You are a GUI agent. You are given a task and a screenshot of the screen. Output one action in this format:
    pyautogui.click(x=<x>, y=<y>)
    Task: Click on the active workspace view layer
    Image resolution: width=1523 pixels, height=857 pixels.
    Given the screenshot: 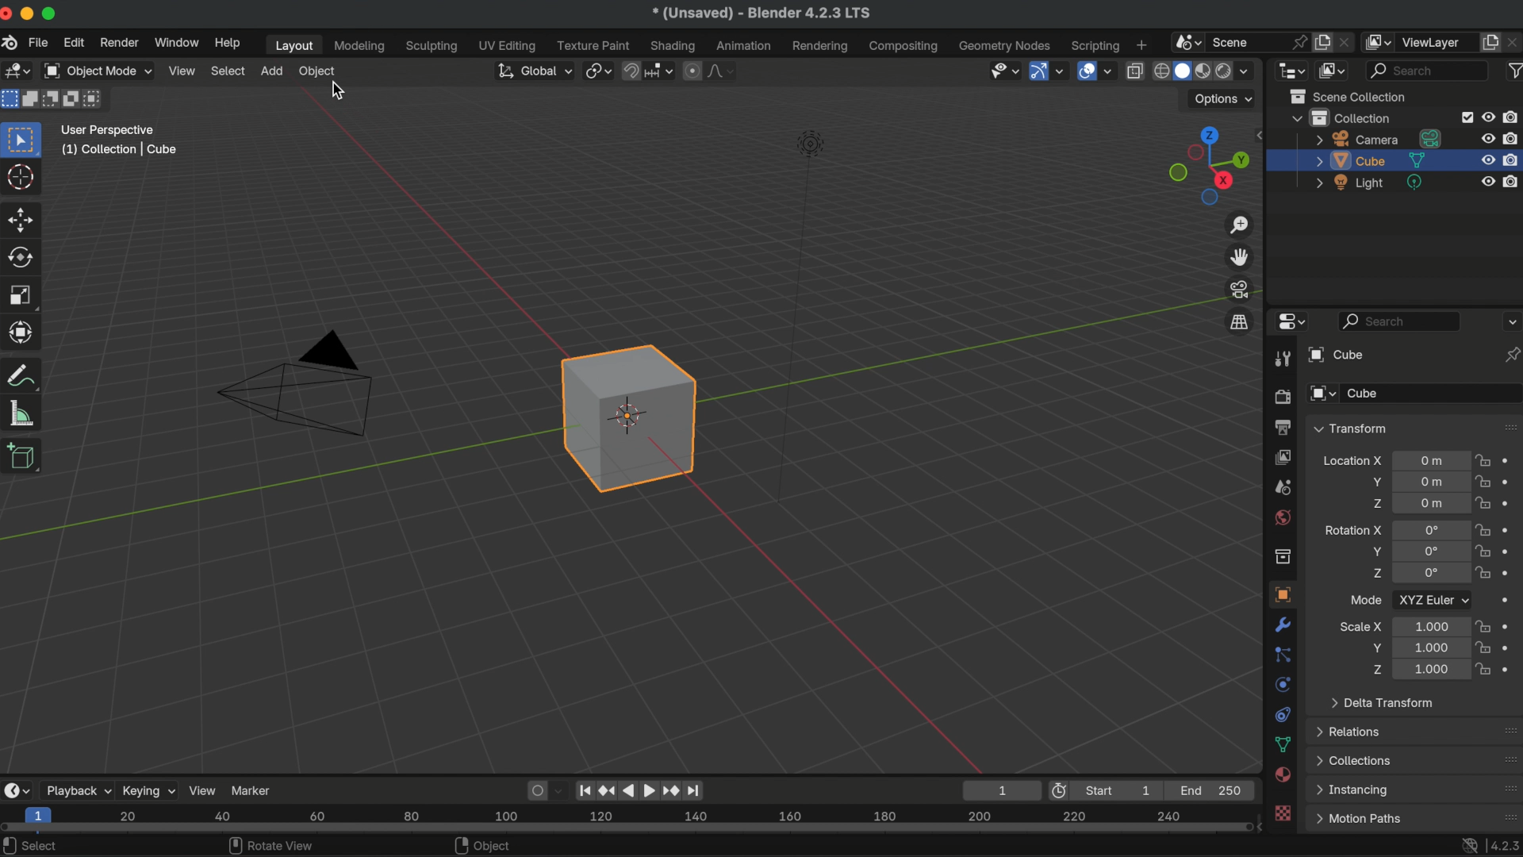 What is the action you would take?
    pyautogui.click(x=1380, y=41)
    